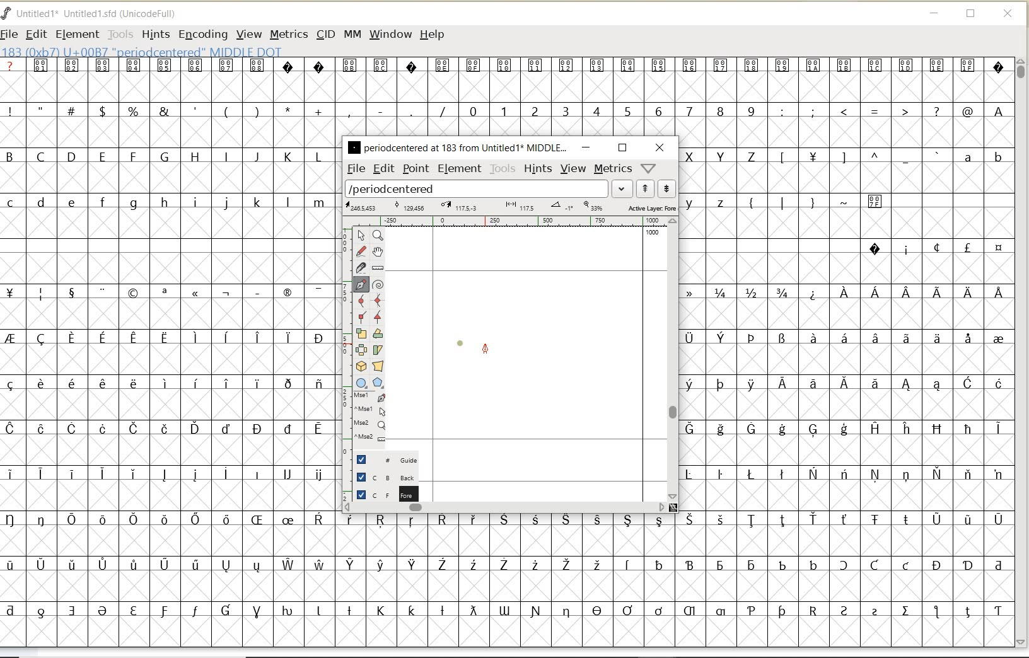 The height and width of the screenshot is (658, 1029). I want to click on ENCODING, so click(203, 35).